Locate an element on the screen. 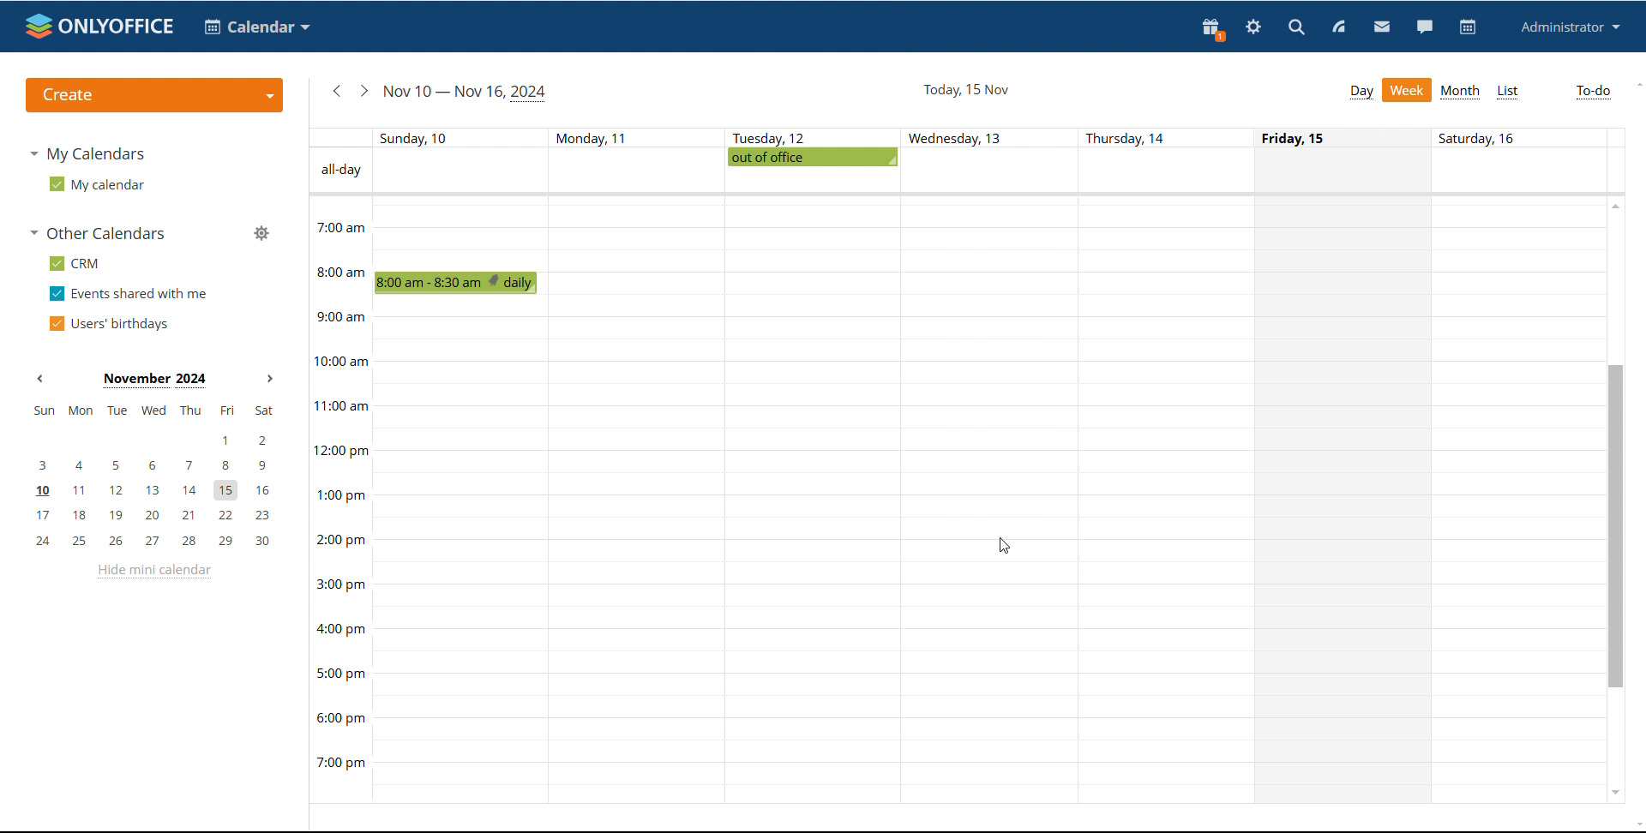 The width and height of the screenshot is (1646, 833). 1, 2 is located at coordinates (153, 436).